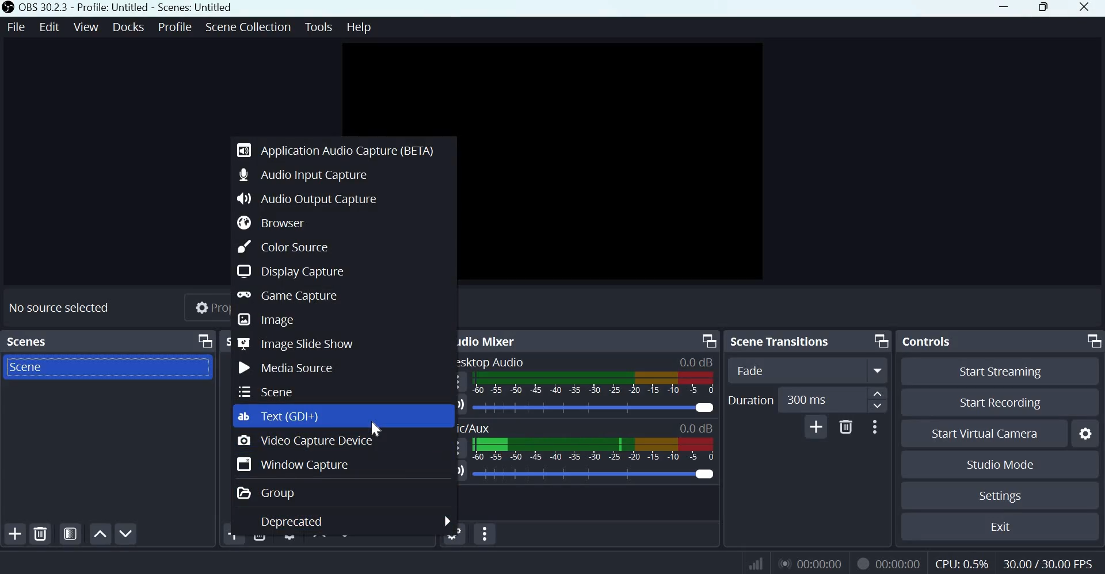  Describe the element at coordinates (1001, 496) in the screenshot. I see `Settings` at that location.